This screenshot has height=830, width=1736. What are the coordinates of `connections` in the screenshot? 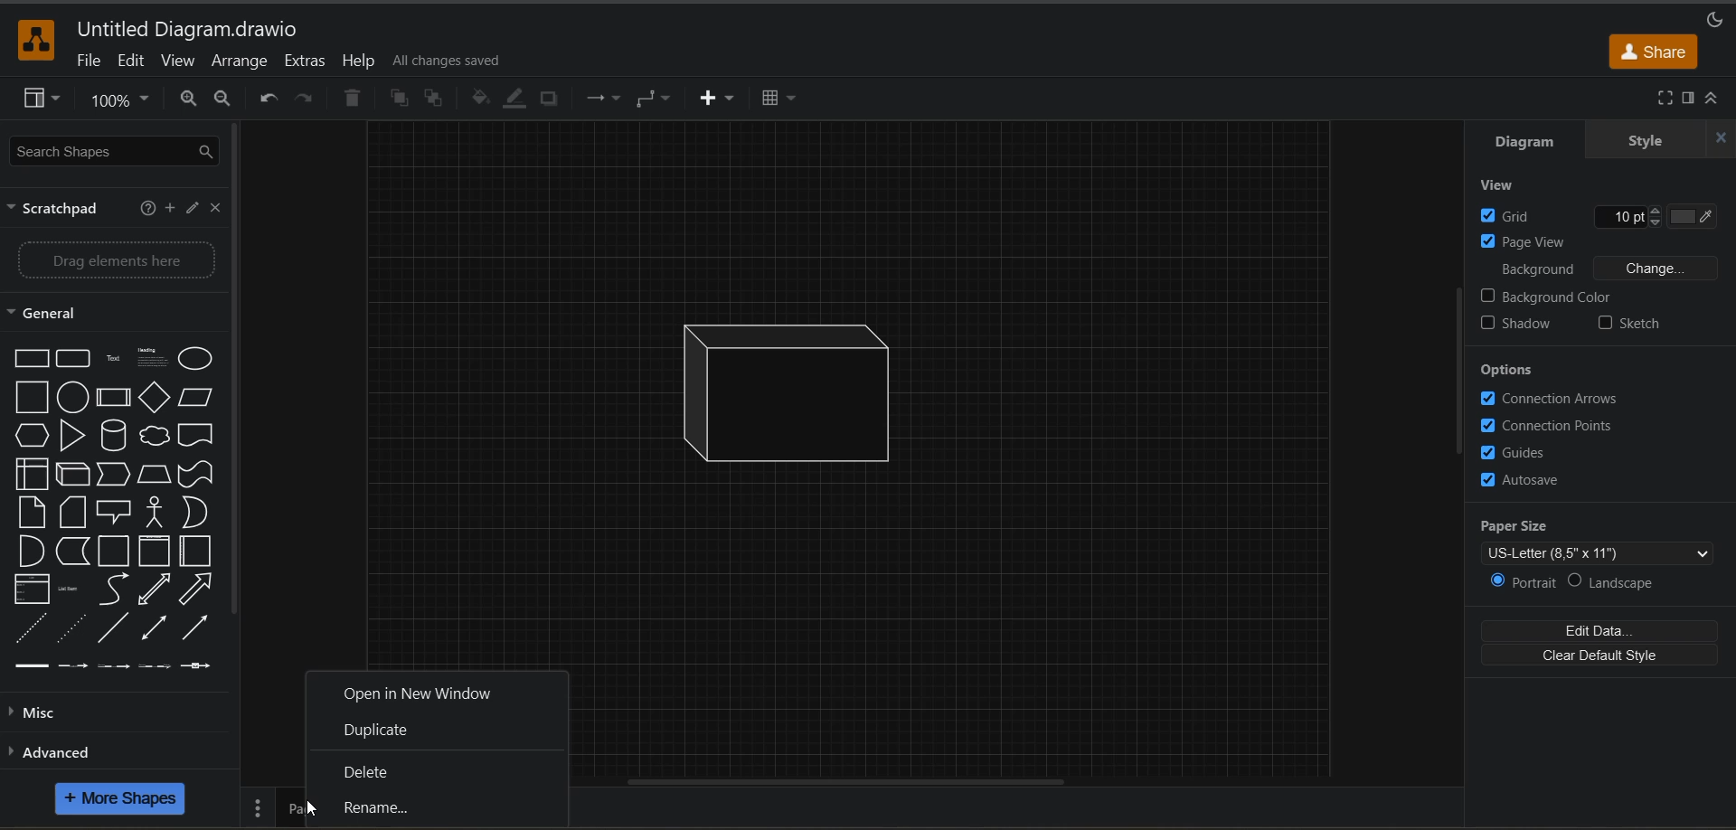 It's located at (607, 98).